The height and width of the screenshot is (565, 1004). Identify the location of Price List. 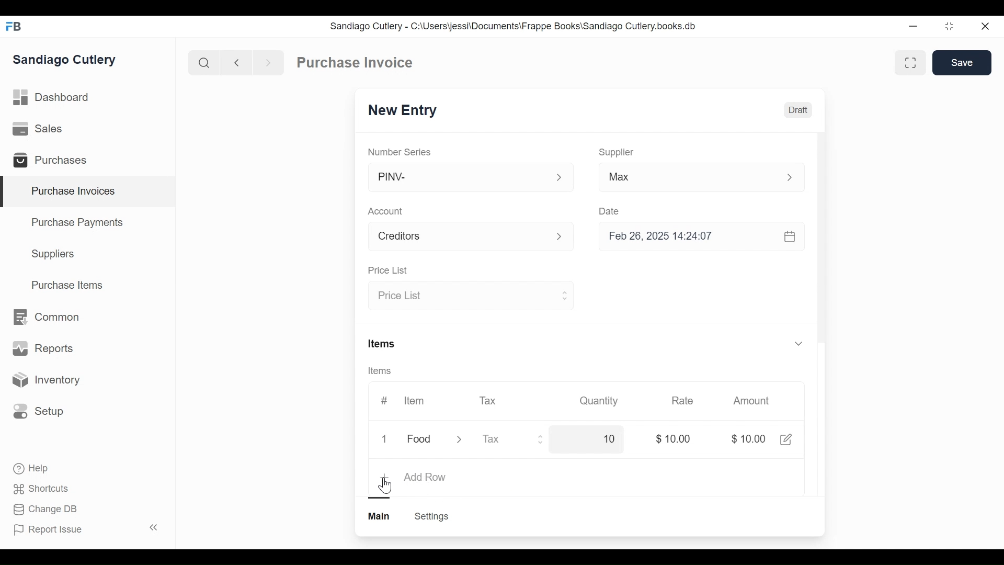
(461, 297).